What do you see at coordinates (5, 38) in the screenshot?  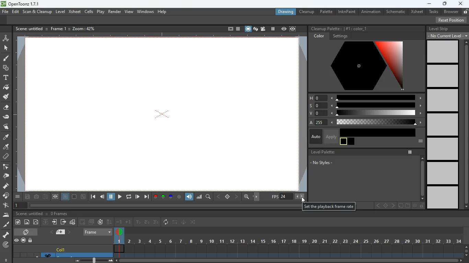 I see `animate` at bounding box center [5, 38].